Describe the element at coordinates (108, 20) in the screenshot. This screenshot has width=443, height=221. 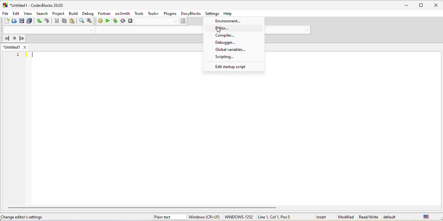
I see `run` at that location.